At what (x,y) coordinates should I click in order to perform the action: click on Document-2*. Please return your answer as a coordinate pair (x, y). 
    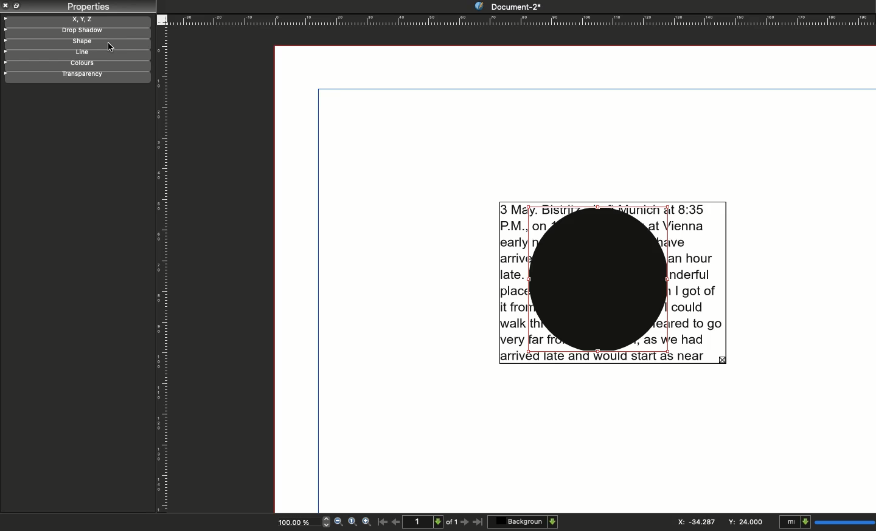
    Looking at the image, I should click on (507, 6).